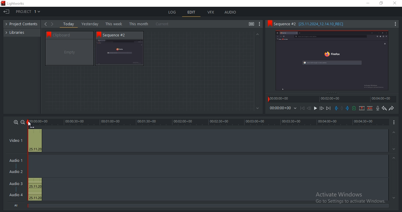  I want to click on Pointer cursor, so click(30, 124).